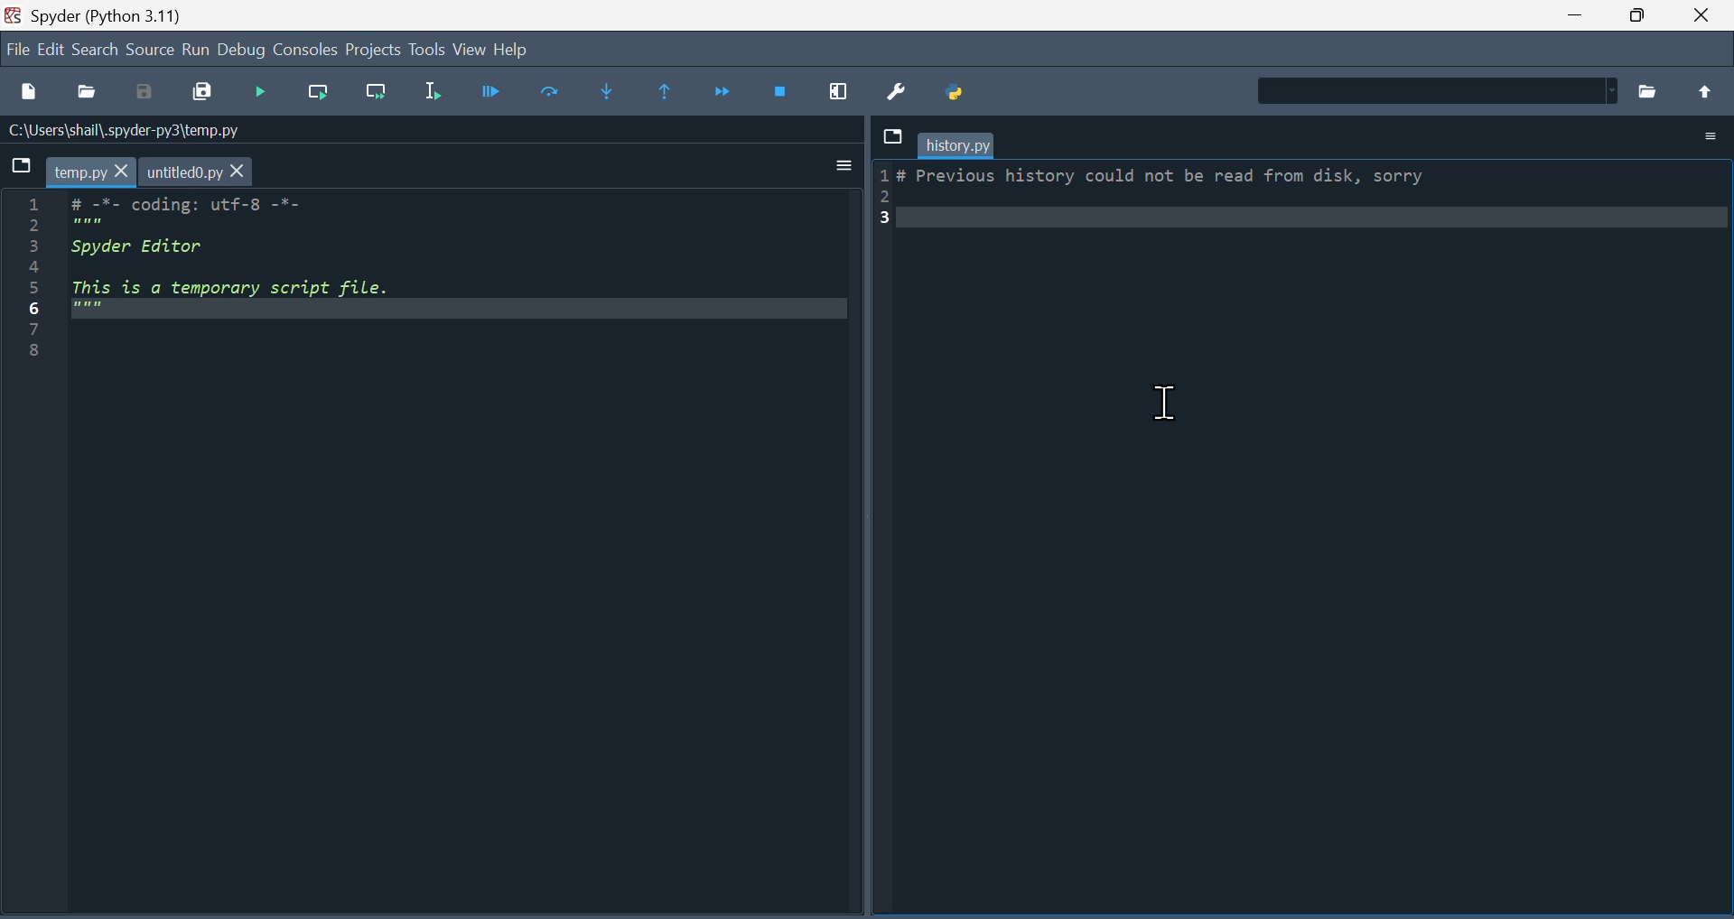 This screenshot has height=919, width=1734. I want to click on Preferences, so click(906, 90).